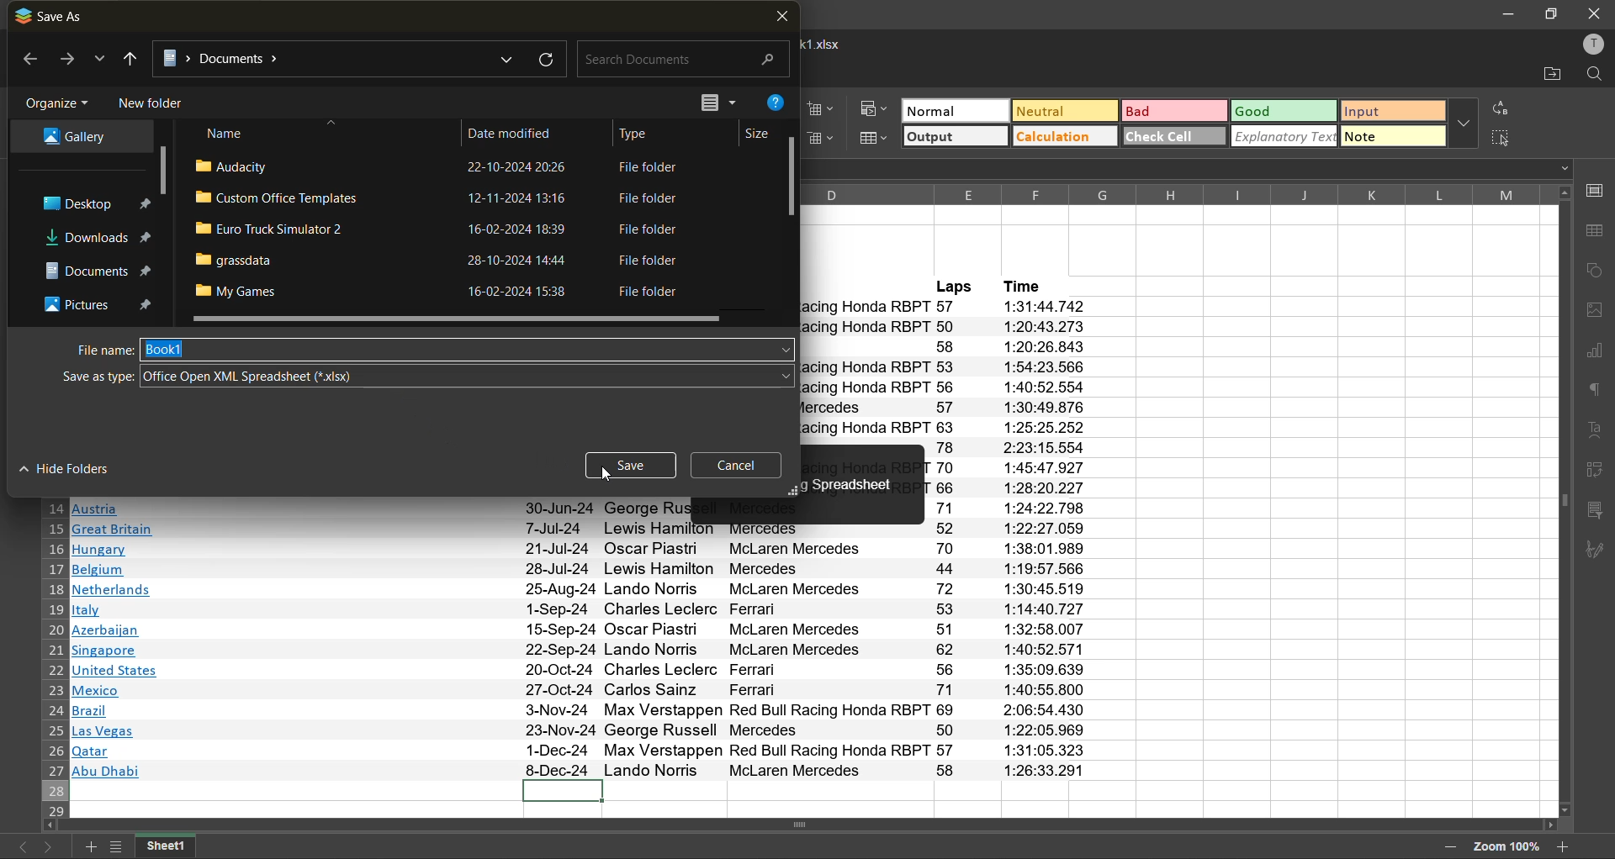  Describe the element at coordinates (282, 229) in the screenshot. I see `MM Euro Truck Simulator 2` at that location.